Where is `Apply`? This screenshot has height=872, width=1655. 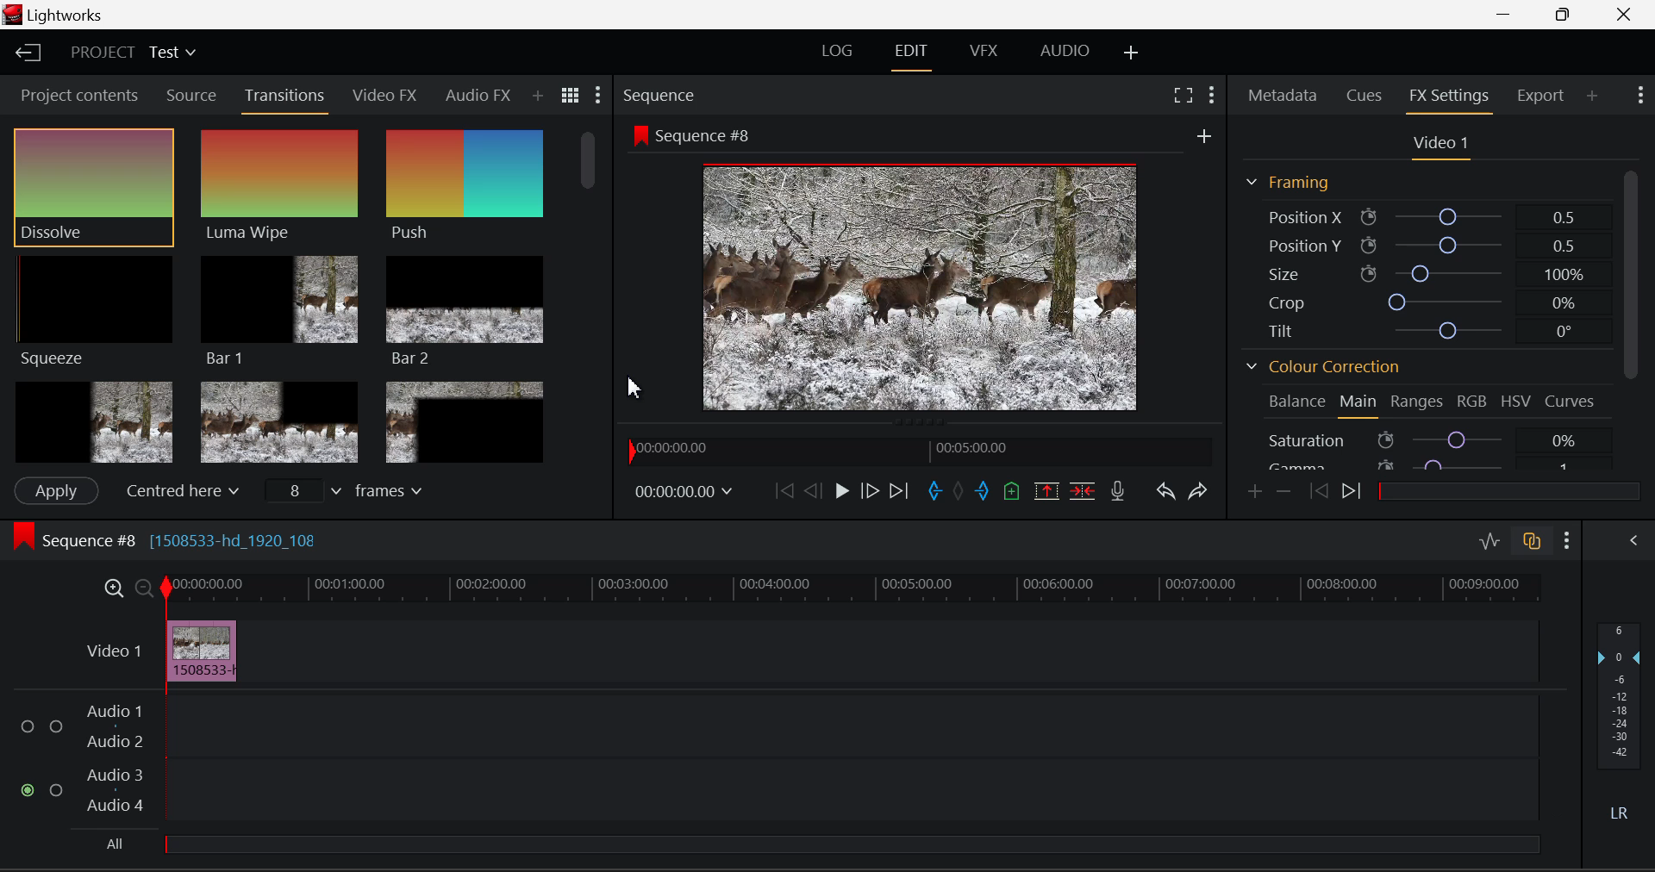 Apply is located at coordinates (56, 489).